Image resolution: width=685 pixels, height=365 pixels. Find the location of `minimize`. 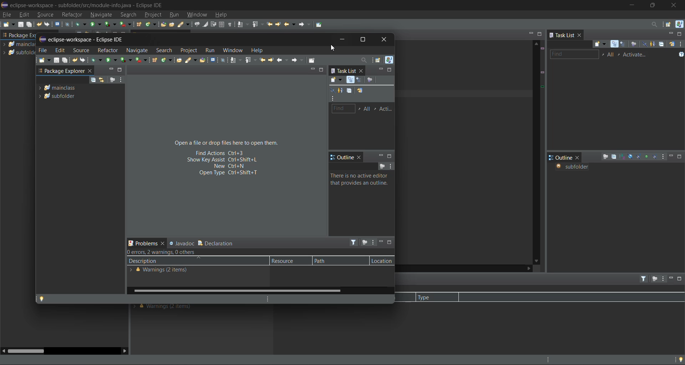

minimize is located at coordinates (379, 156).